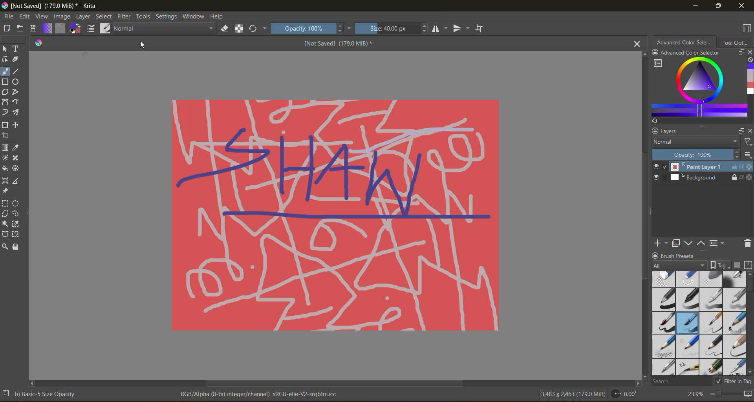 Image resolution: width=754 pixels, height=402 pixels. What do you see at coordinates (702, 243) in the screenshot?
I see `mask up` at bounding box center [702, 243].